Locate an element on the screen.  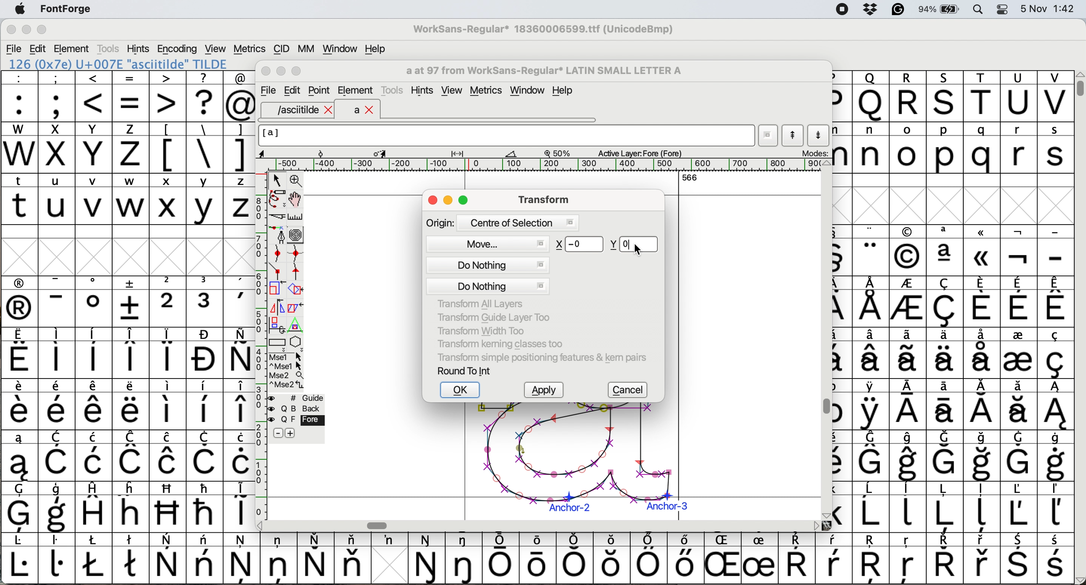
symbol is located at coordinates (759, 559).